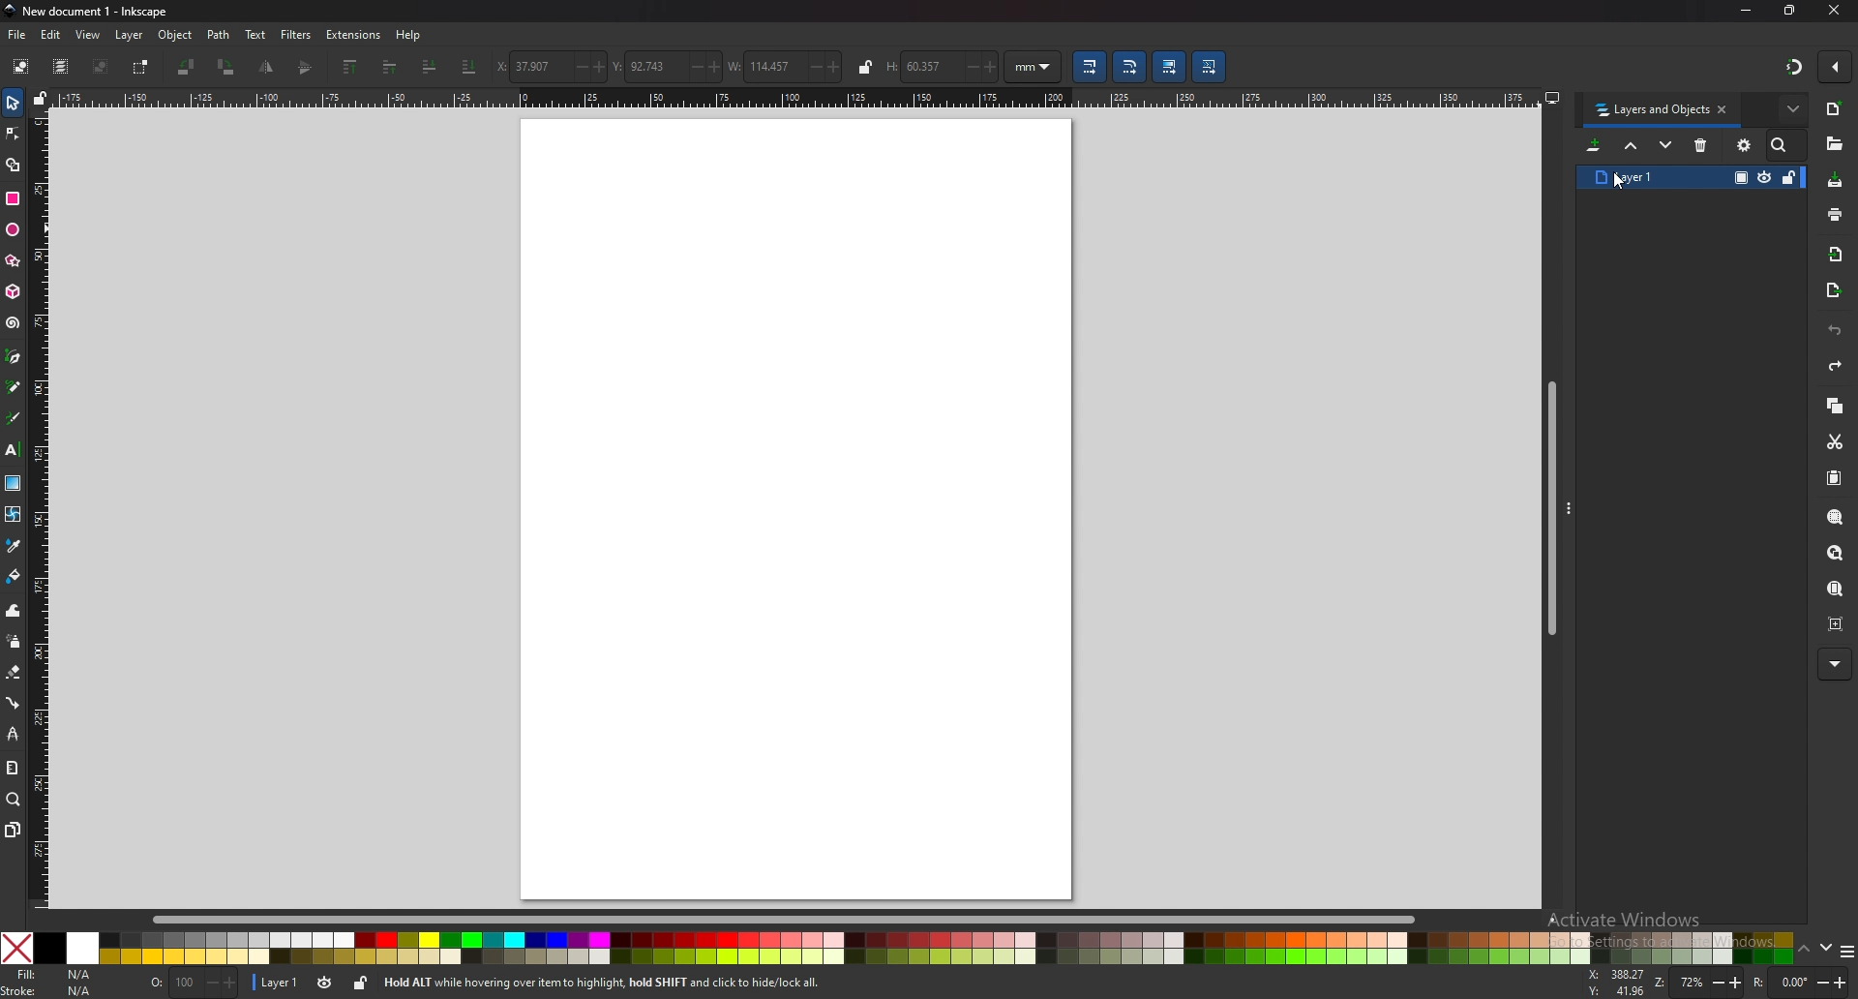 This screenshot has width=1858, height=999. What do you see at coordinates (360, 984) in the screenshot?
I see `lock` at bounding box center [360, 984].